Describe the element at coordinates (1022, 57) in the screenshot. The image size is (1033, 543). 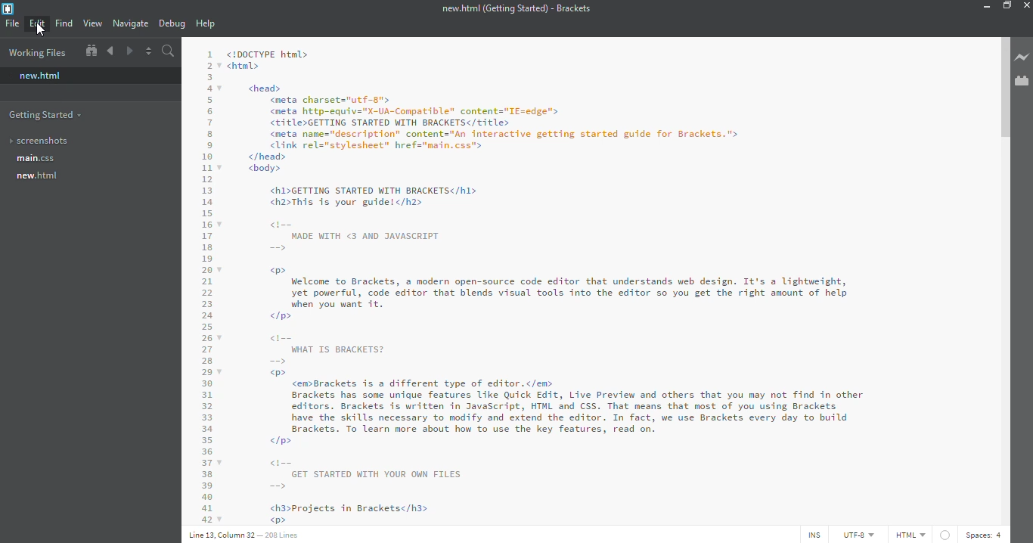
I see `live preview` at that location.